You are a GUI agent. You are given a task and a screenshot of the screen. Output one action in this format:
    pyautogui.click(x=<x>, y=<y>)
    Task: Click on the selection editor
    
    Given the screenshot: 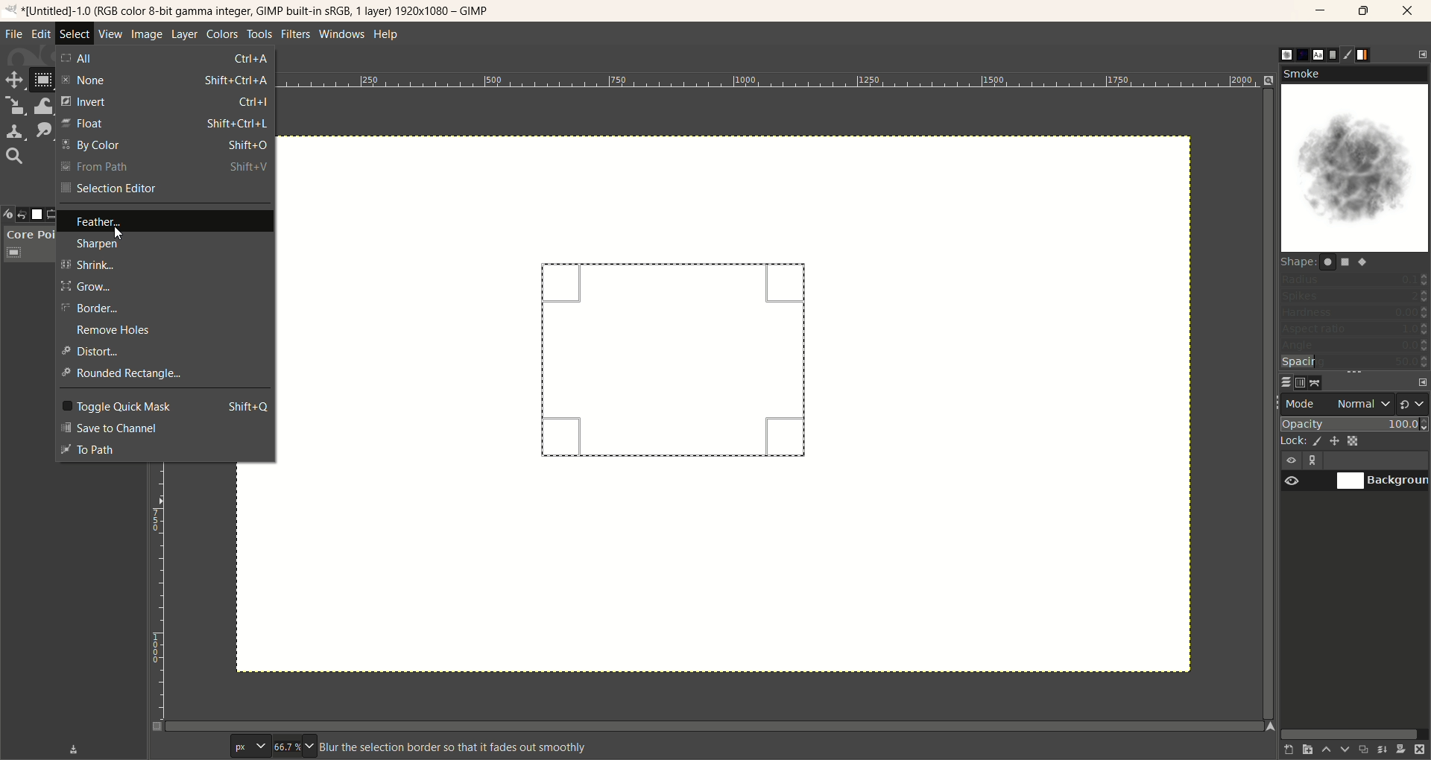 What is the action you would take?
    pyautogui.click(x=163, y=189)
    